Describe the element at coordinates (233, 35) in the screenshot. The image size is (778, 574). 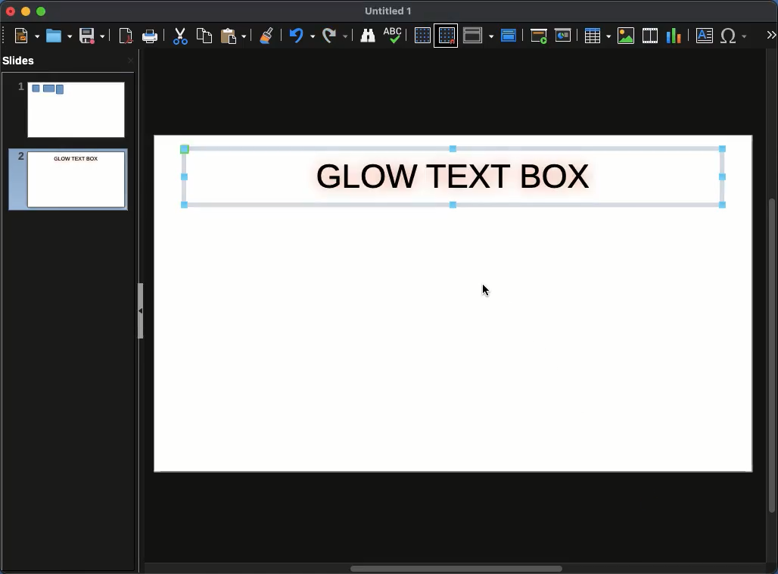
I see `Paste` at that location.